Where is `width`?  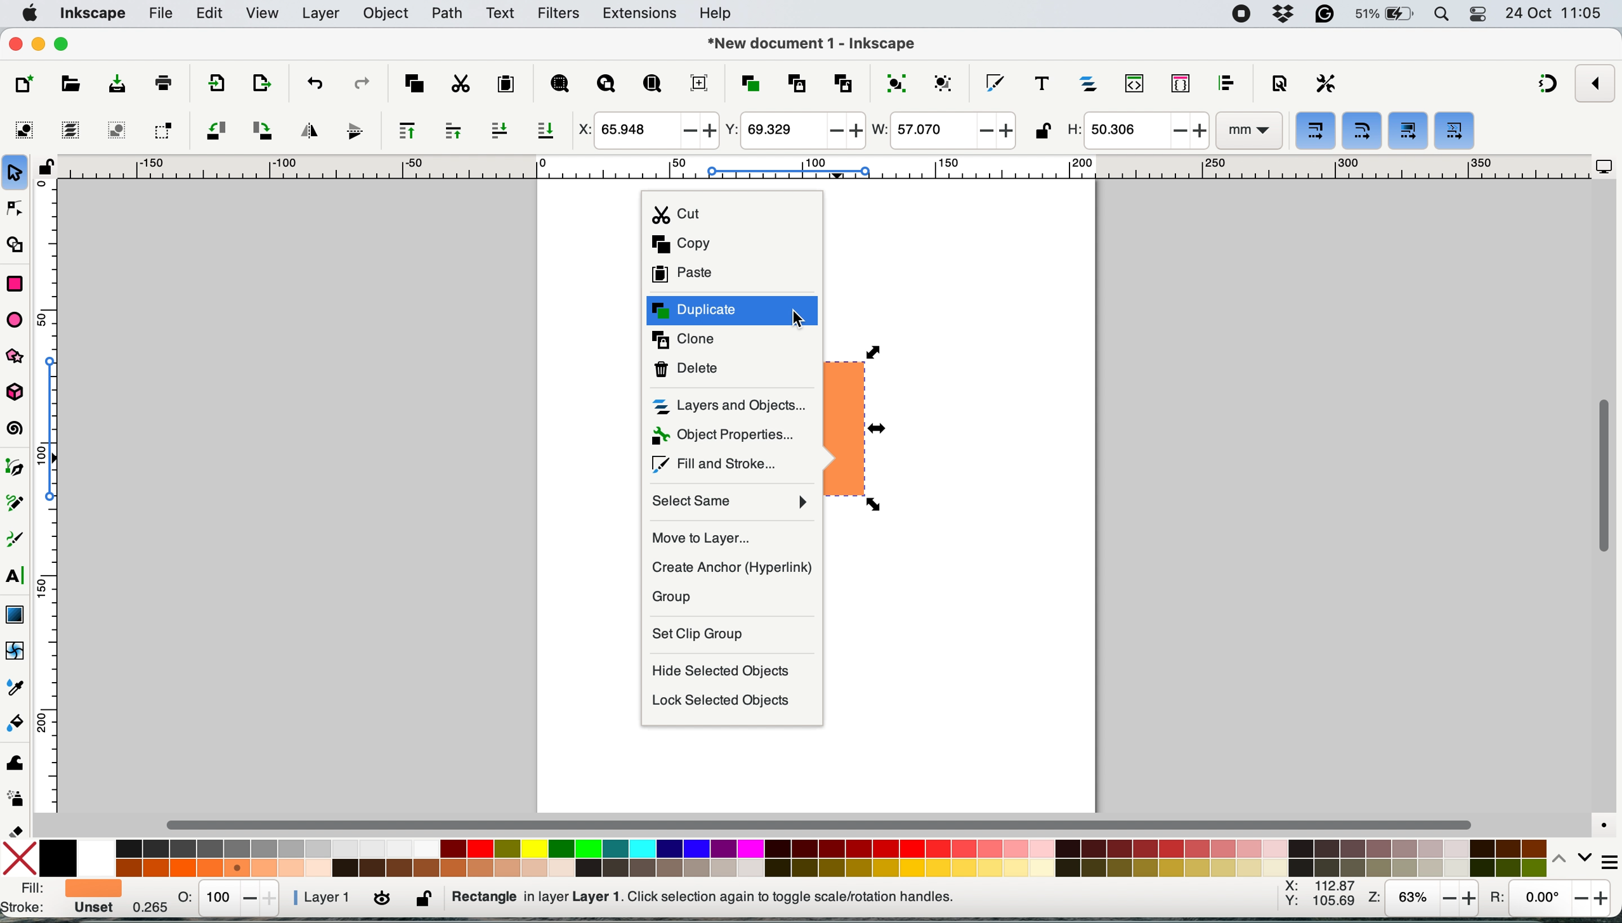
width is located at coordinates (942, 132).